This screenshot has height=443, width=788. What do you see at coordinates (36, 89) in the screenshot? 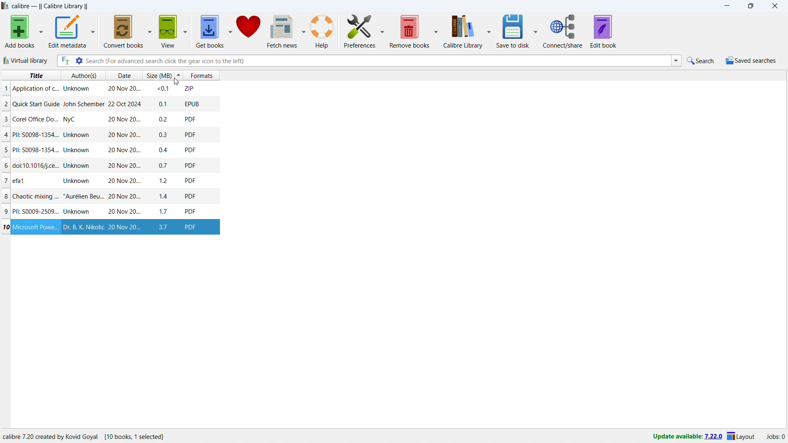
I see `title` at bounding box center [36, 89].